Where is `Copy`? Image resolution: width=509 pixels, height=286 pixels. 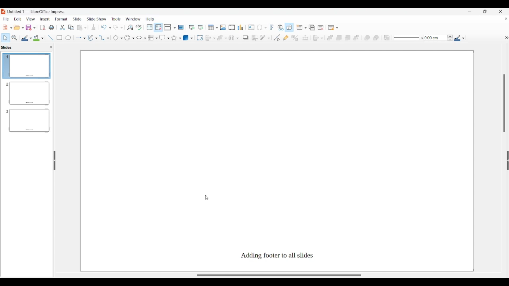 Copy is located at coordinates (70, 27).